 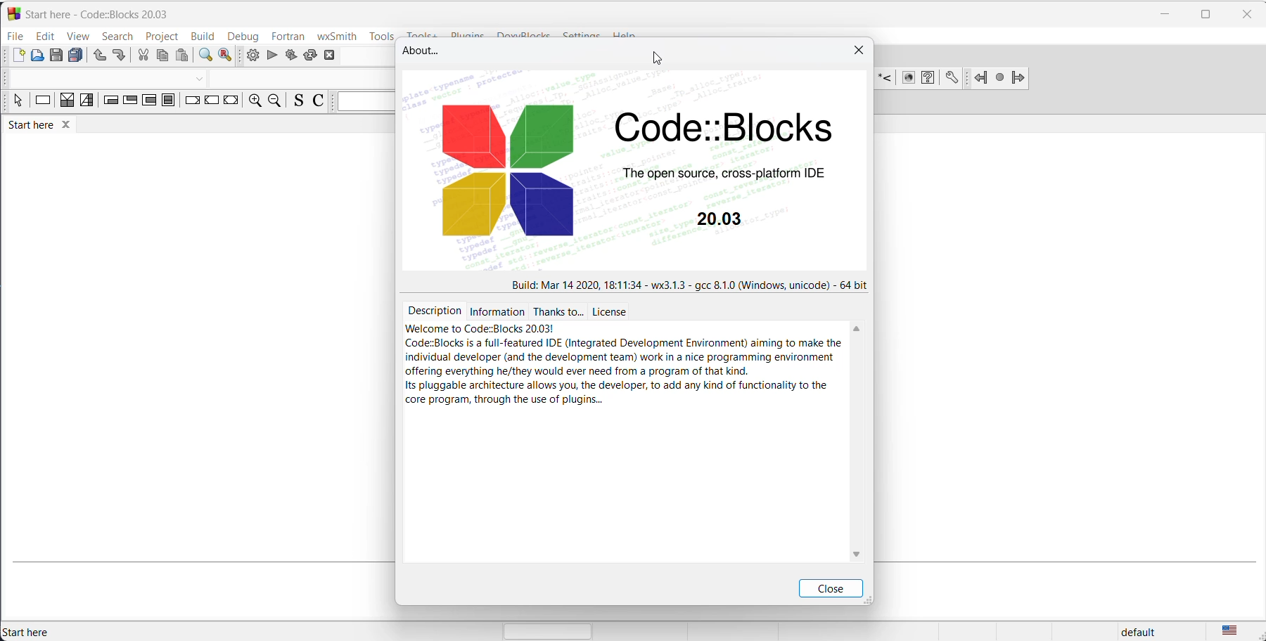 I want to click on logo and version, so click(x=643, y=173).